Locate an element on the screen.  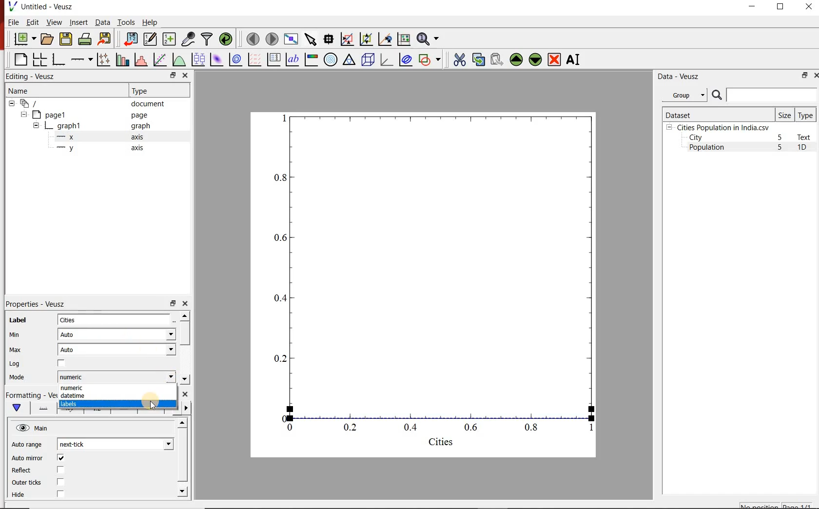
Type is located at coordinates (158, 91).